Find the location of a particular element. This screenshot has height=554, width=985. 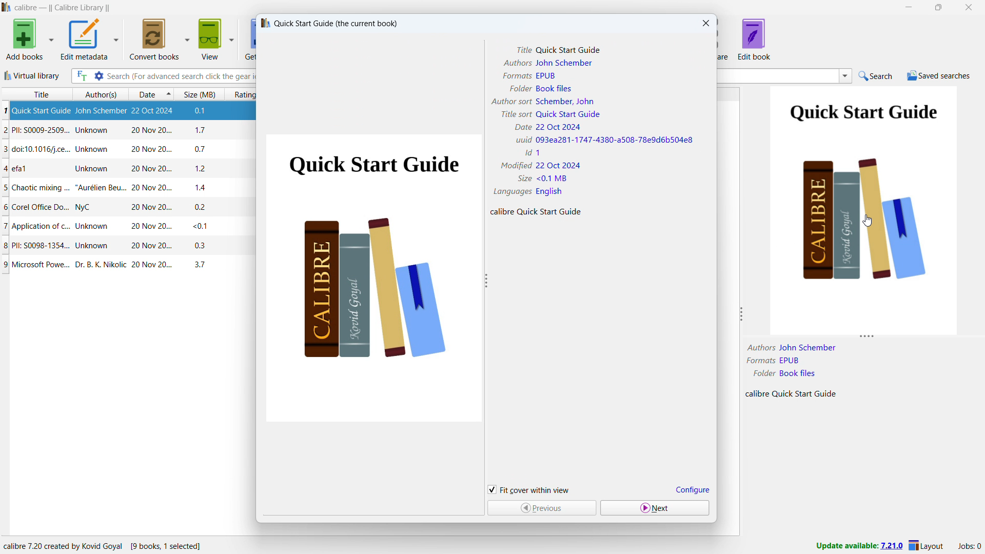

Title sort is located at coordinates (516, 114).